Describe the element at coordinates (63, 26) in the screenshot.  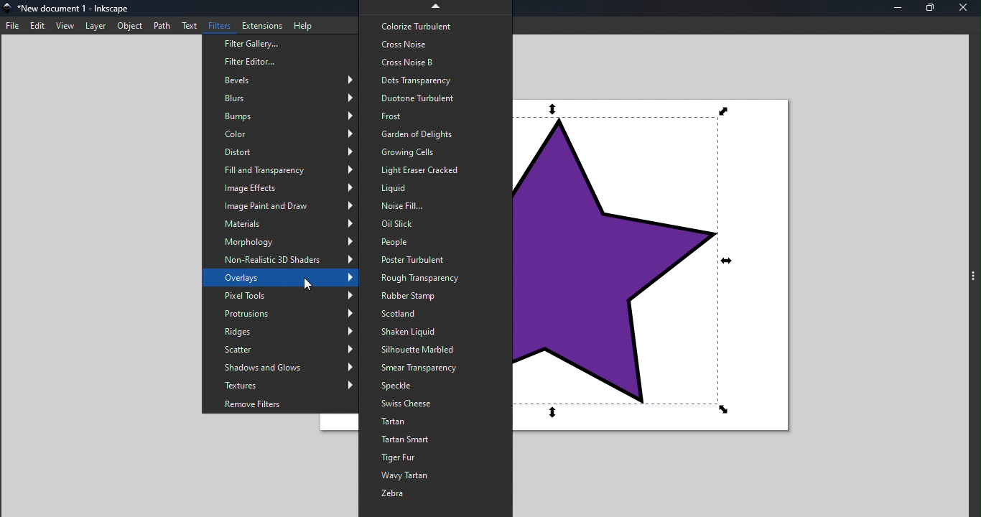
I see `View` at that location.